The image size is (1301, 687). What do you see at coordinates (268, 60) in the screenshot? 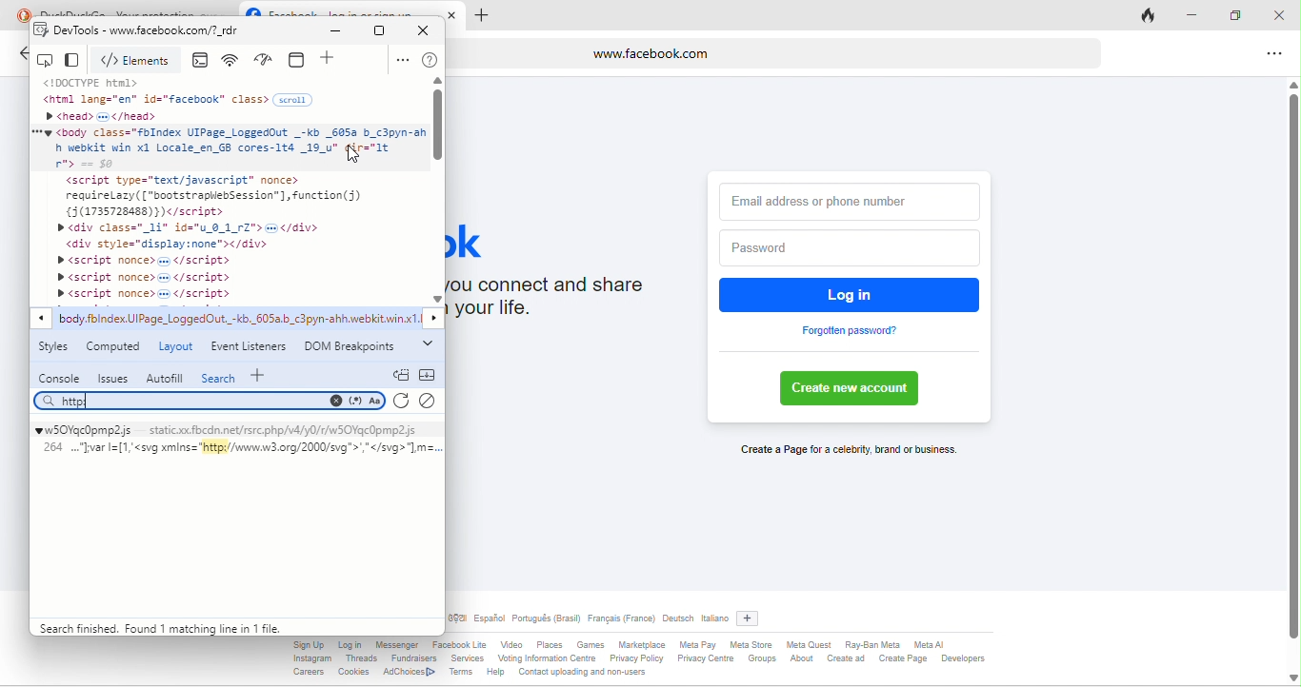
I see `performance` at bounding box center [268, 60].